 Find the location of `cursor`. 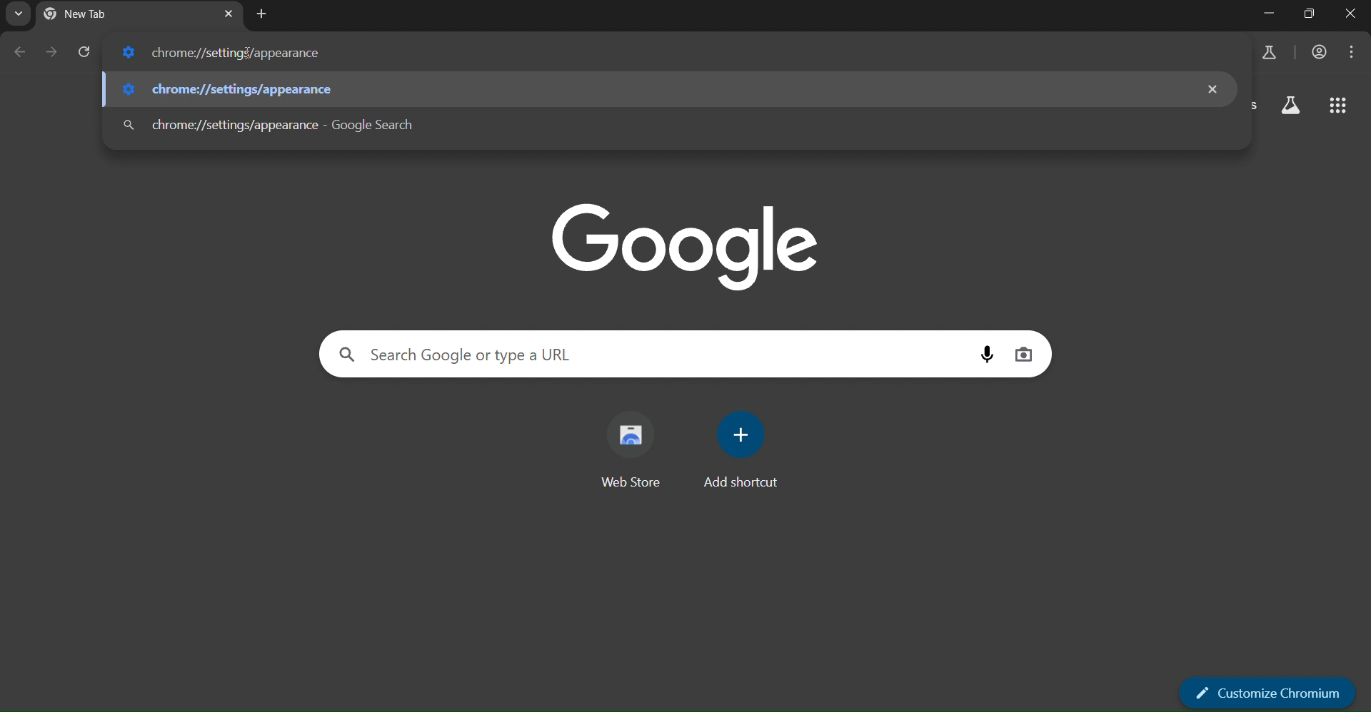

cursor is located at coordinates (250, 55).